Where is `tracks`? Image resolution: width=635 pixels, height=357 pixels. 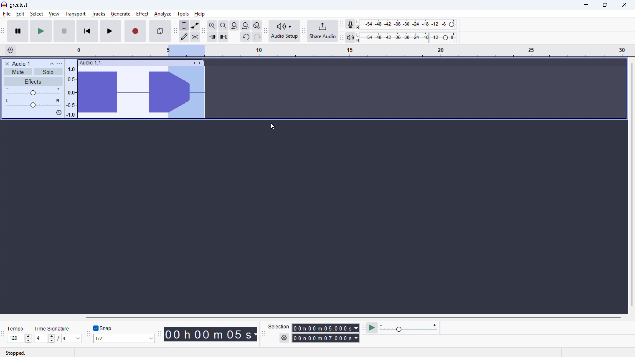 tracks is located at coordinates (99, 14).